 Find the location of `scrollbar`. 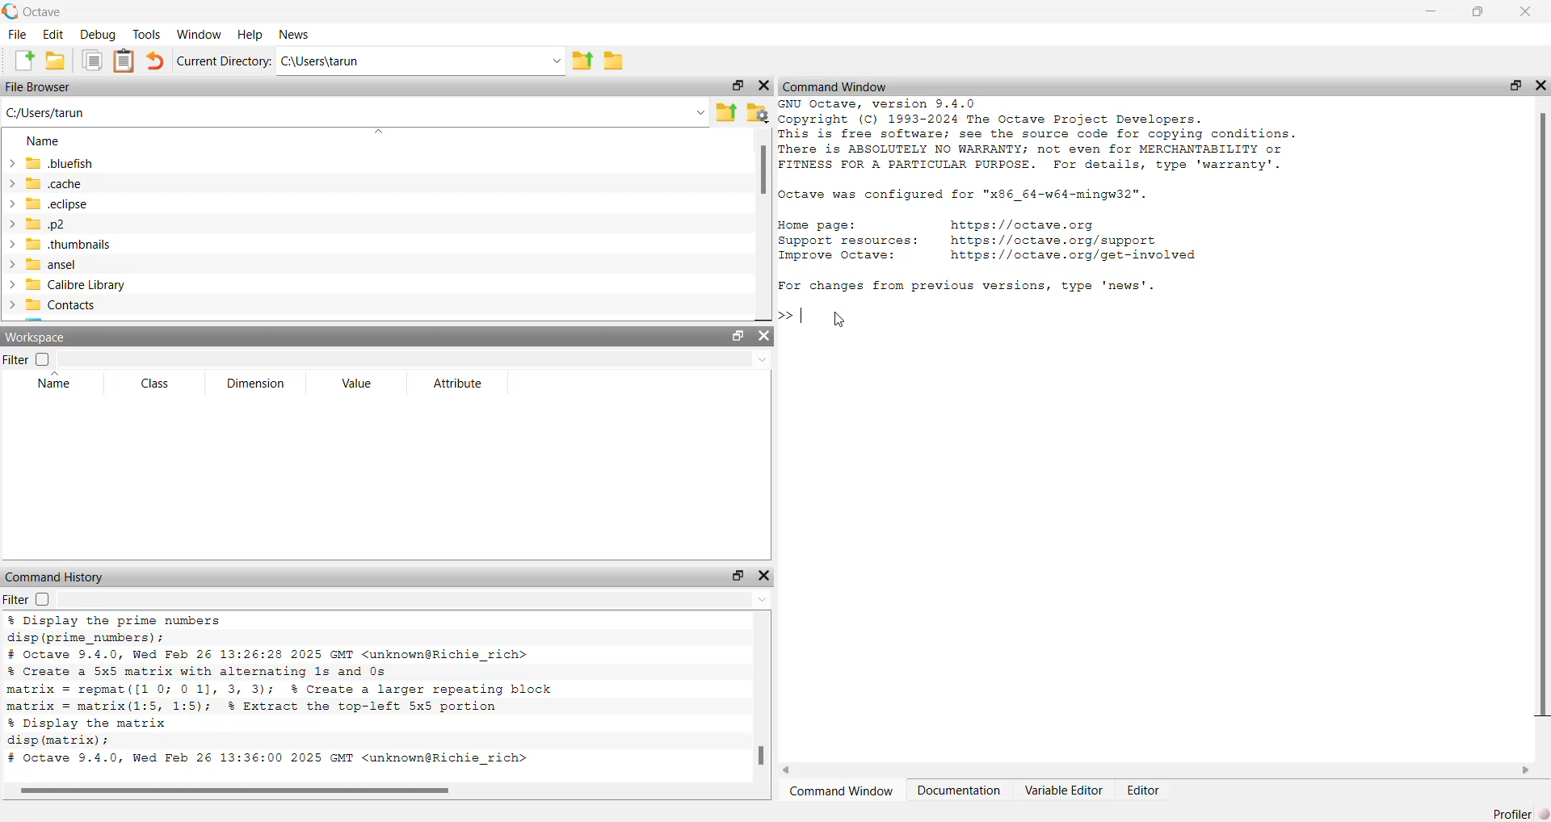

scrollbar is located at coordinates (1540, 415).